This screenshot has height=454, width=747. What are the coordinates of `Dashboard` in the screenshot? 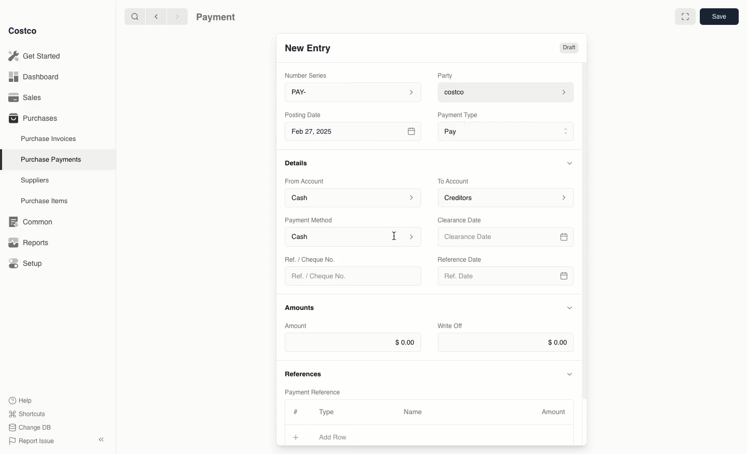 It's located at (37, 76).